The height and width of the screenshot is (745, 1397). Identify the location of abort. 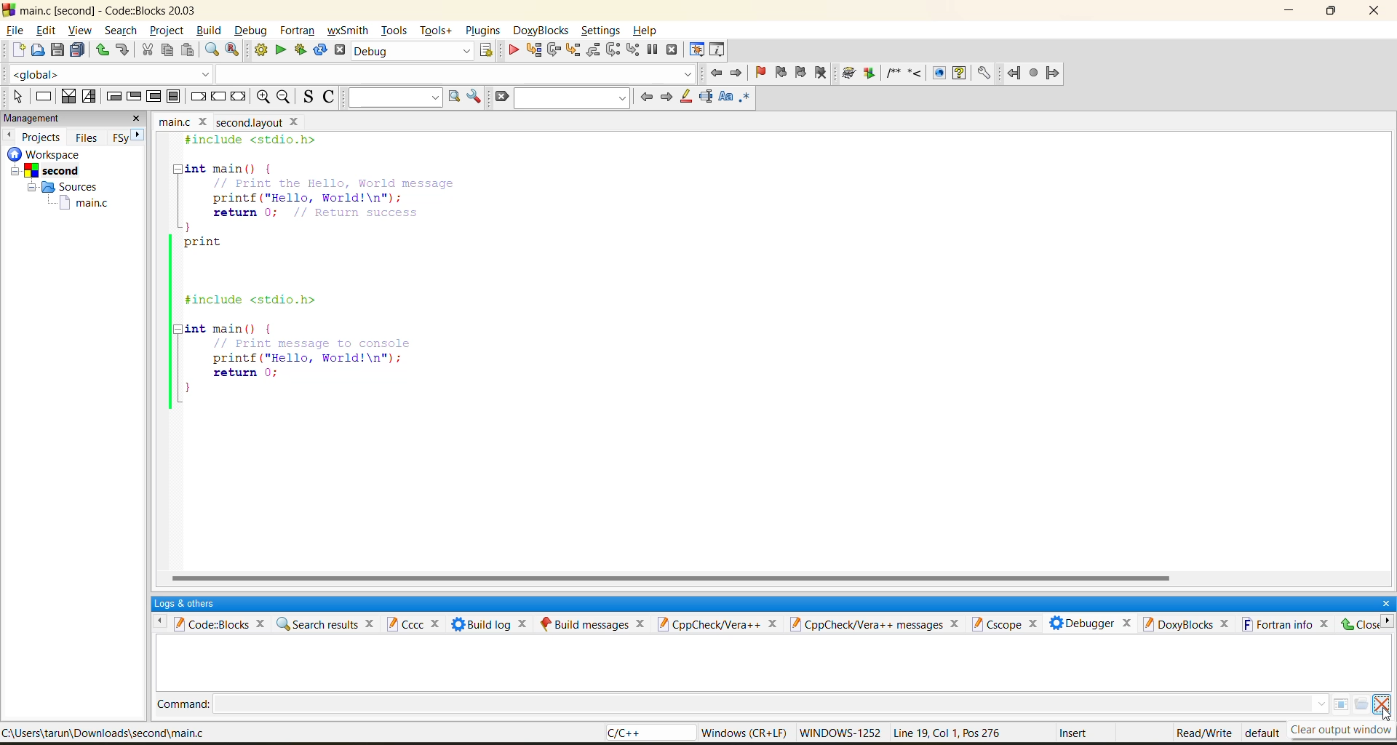
(343, 49).